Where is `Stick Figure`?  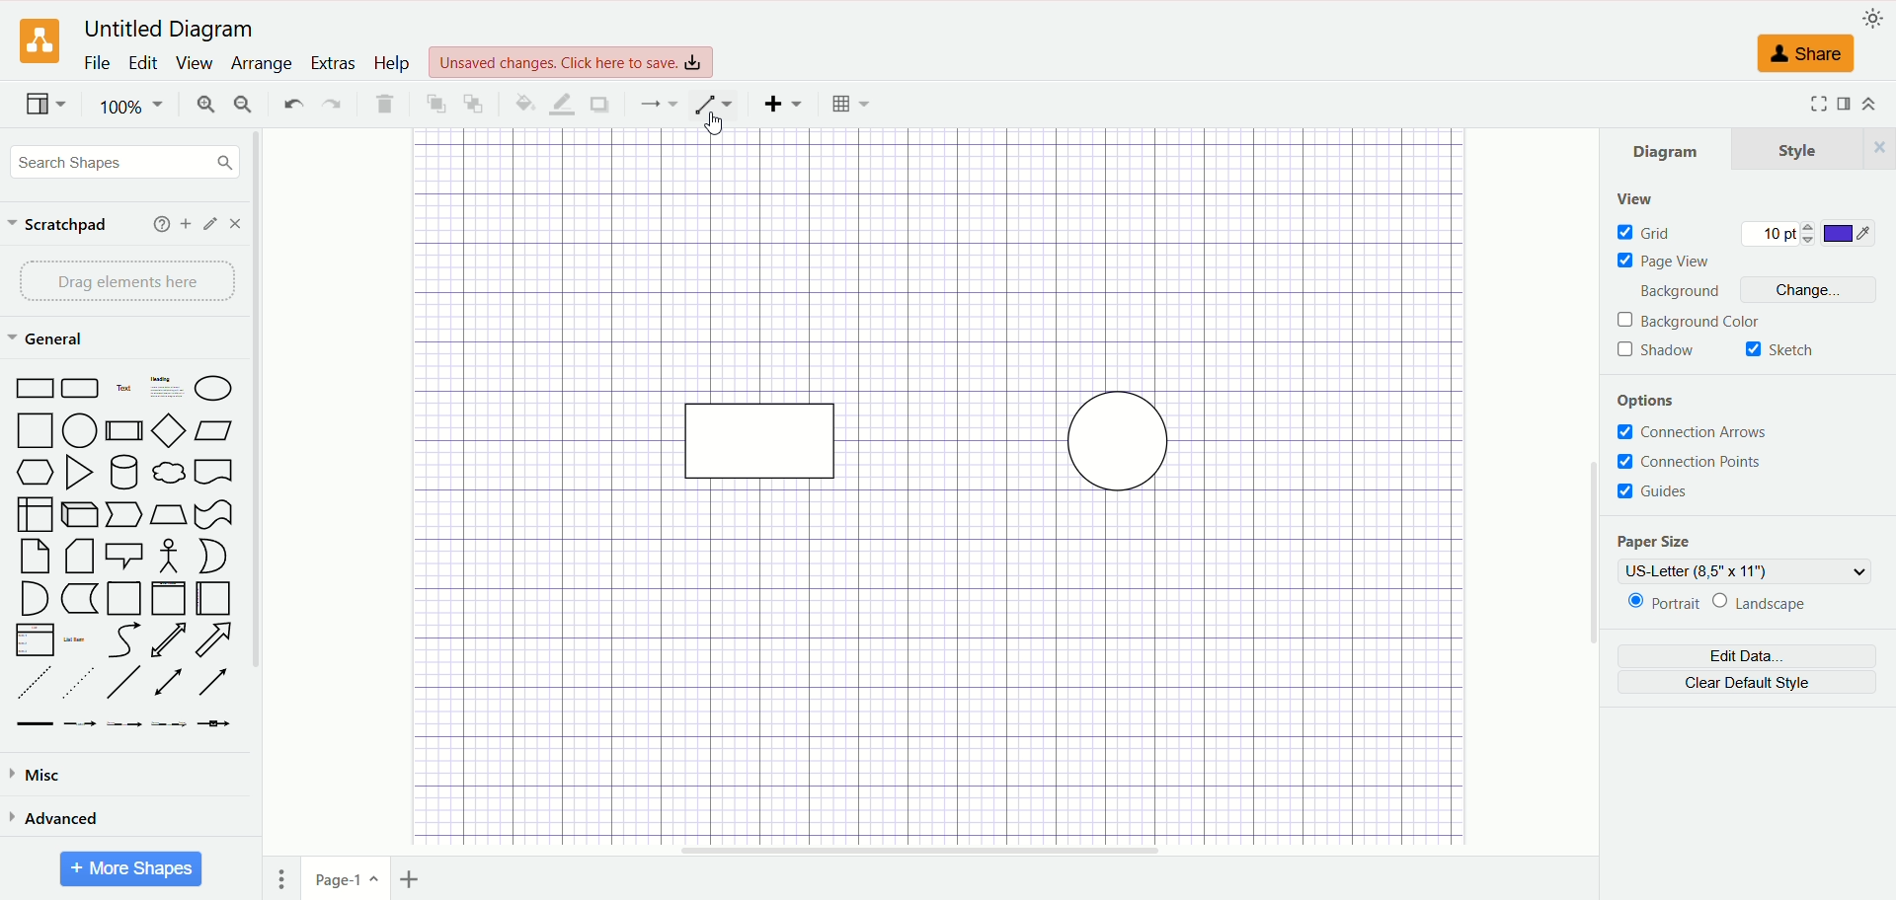 Stick Figure is located at coordinates (172, 556).